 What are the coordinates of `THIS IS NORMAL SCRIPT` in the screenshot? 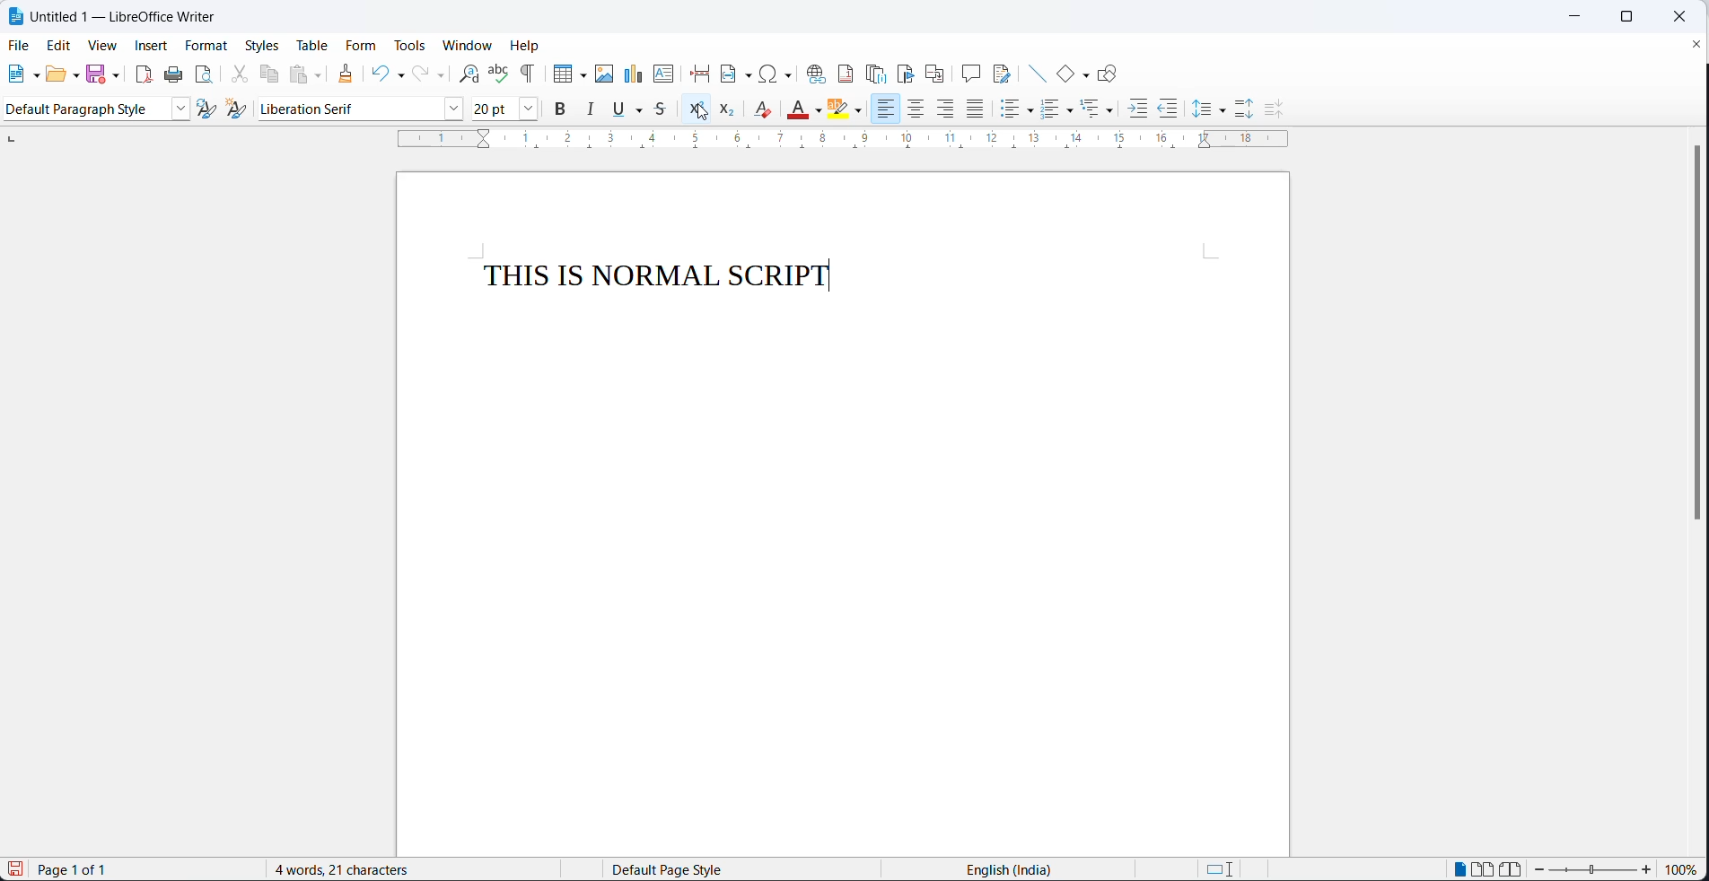 It's located at (664, 277).